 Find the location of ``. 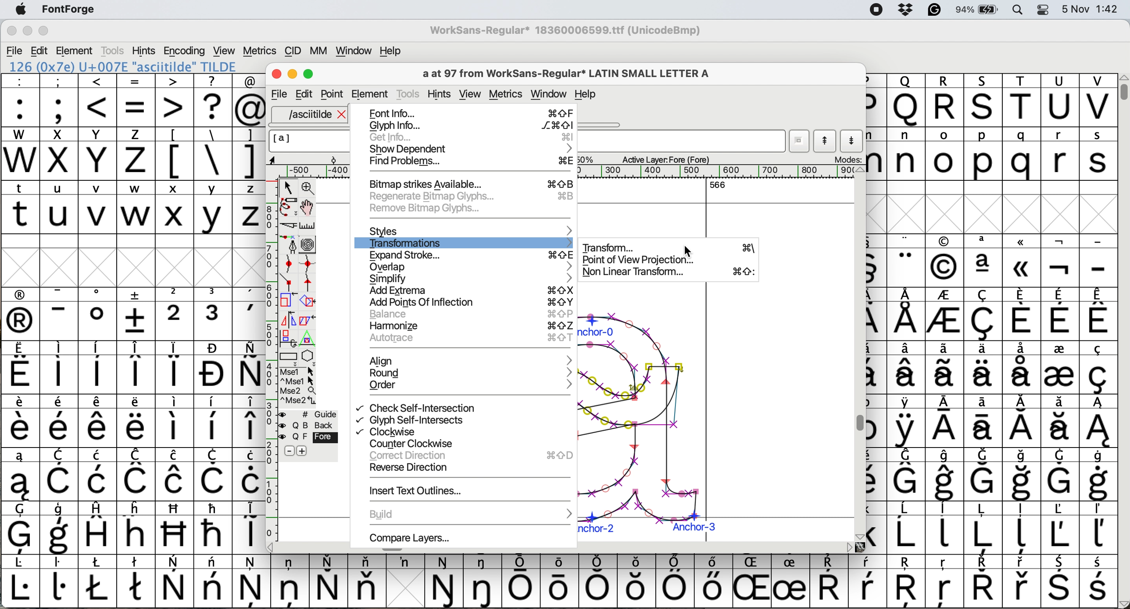

 is located at coordinates (945, 582).